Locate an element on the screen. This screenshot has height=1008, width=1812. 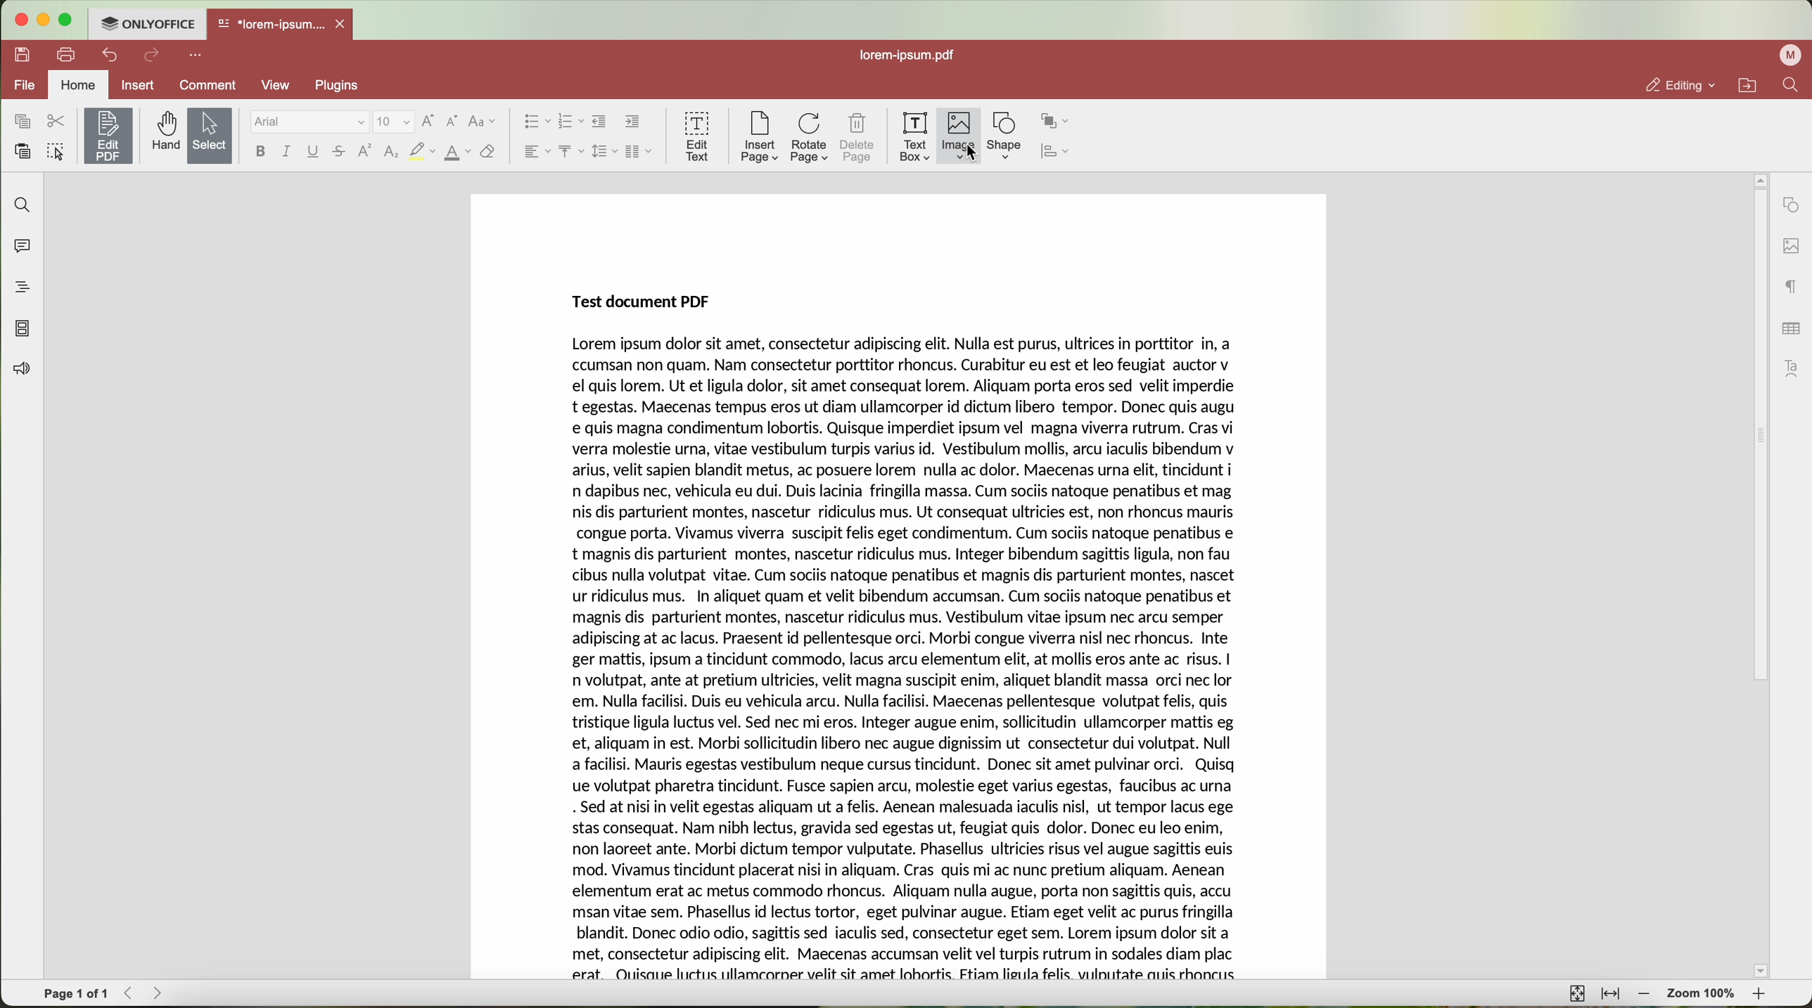
lorem-ipsum.pdf is located at coordinates (912, 54).